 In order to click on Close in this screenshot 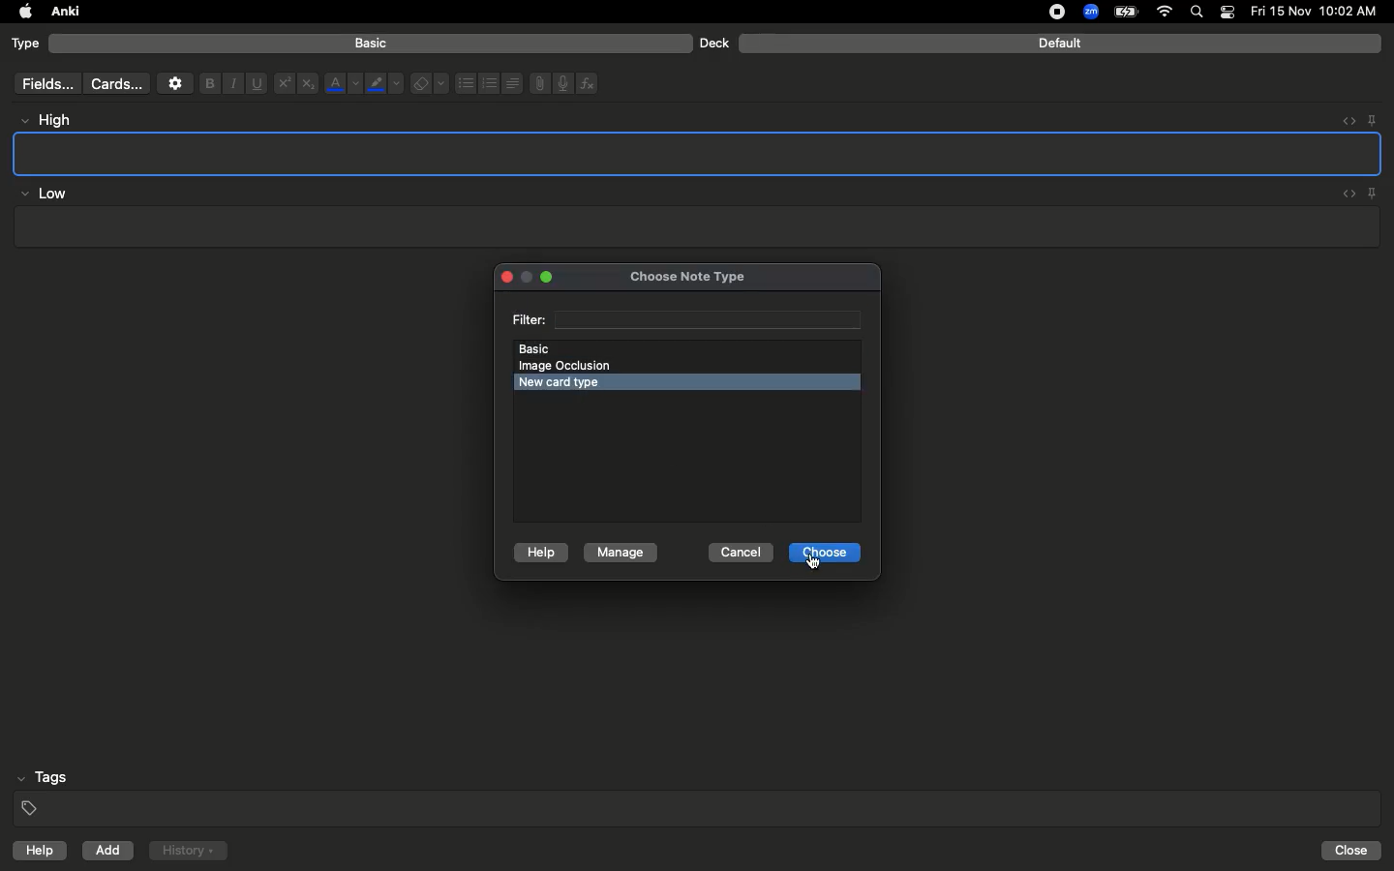, I will do `click(1354, 851)`.